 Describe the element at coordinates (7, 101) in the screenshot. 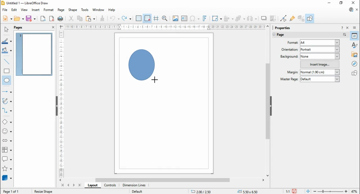

I see `curves and polygons` at that location.